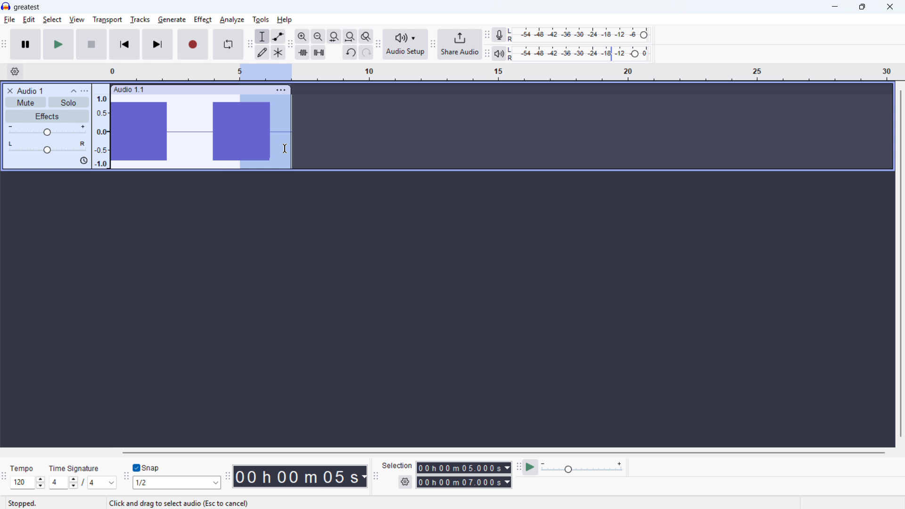 The width and height of the screenshot is (905, 509). I want to click on Toggle zoom , so click(366, 36).